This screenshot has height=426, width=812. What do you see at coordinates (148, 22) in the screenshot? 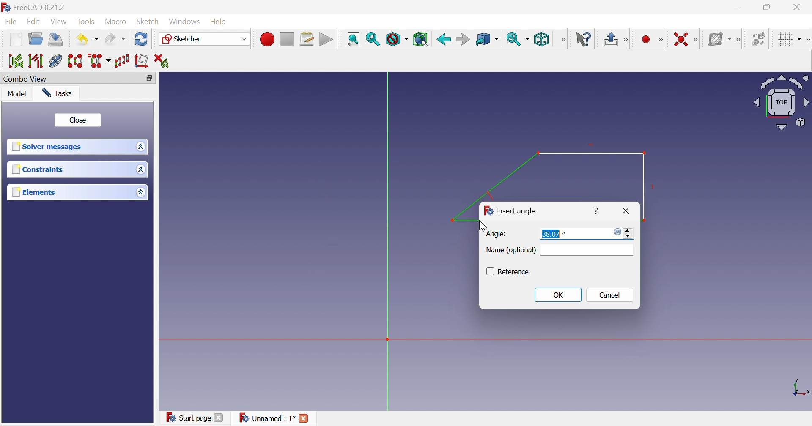
I see `Sketch` at bounding box center [148, 22].